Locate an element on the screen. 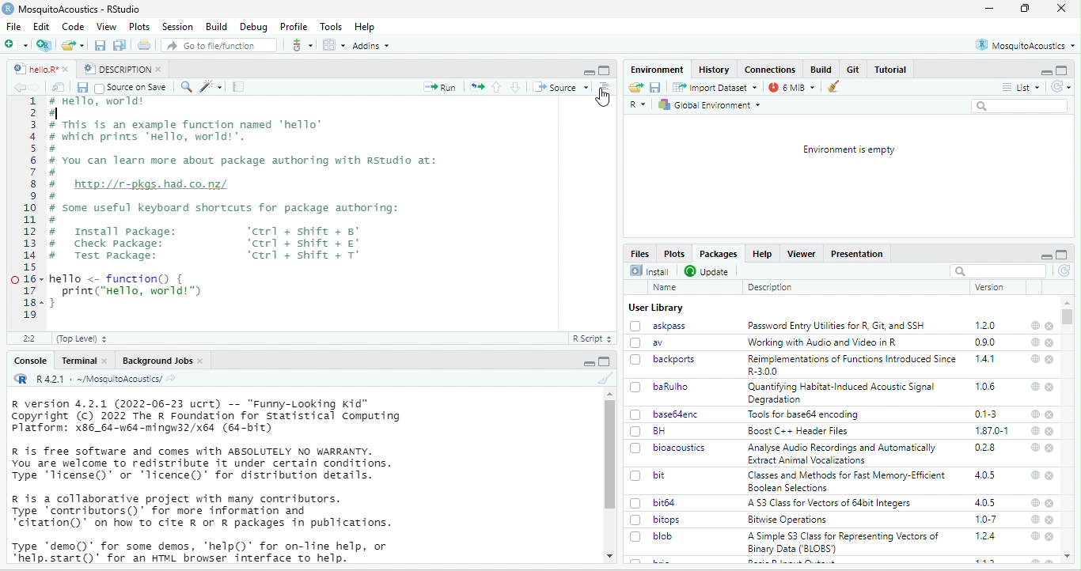  DESCRIPTION is located at coordinates (122, 69).